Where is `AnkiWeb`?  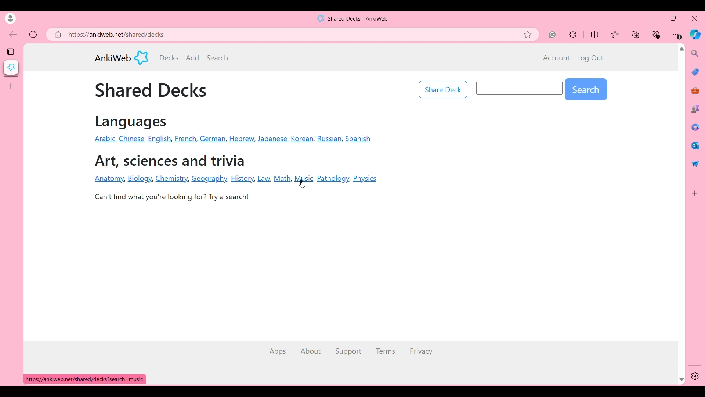
AnkiWeb is located at coordinates (113, 58).